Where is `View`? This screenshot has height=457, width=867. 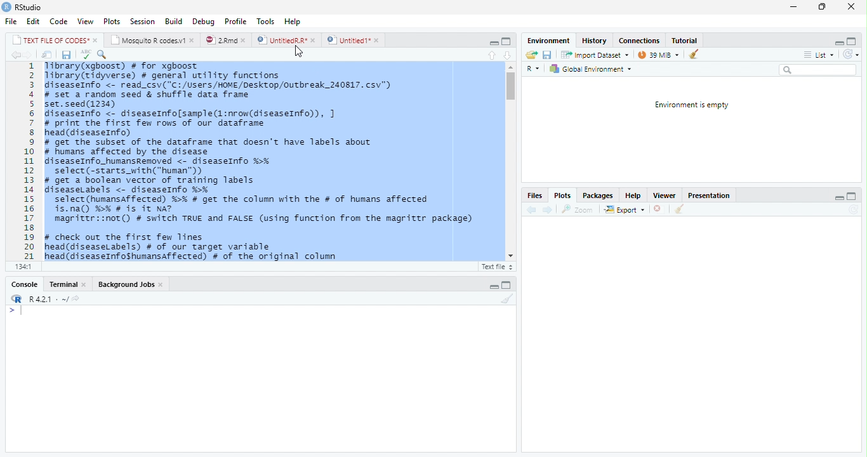
View is located at coordinates (85, 22).